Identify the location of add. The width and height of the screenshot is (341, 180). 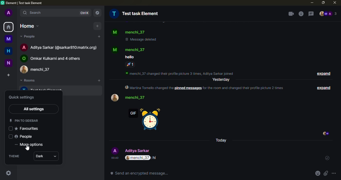
(99, 80).